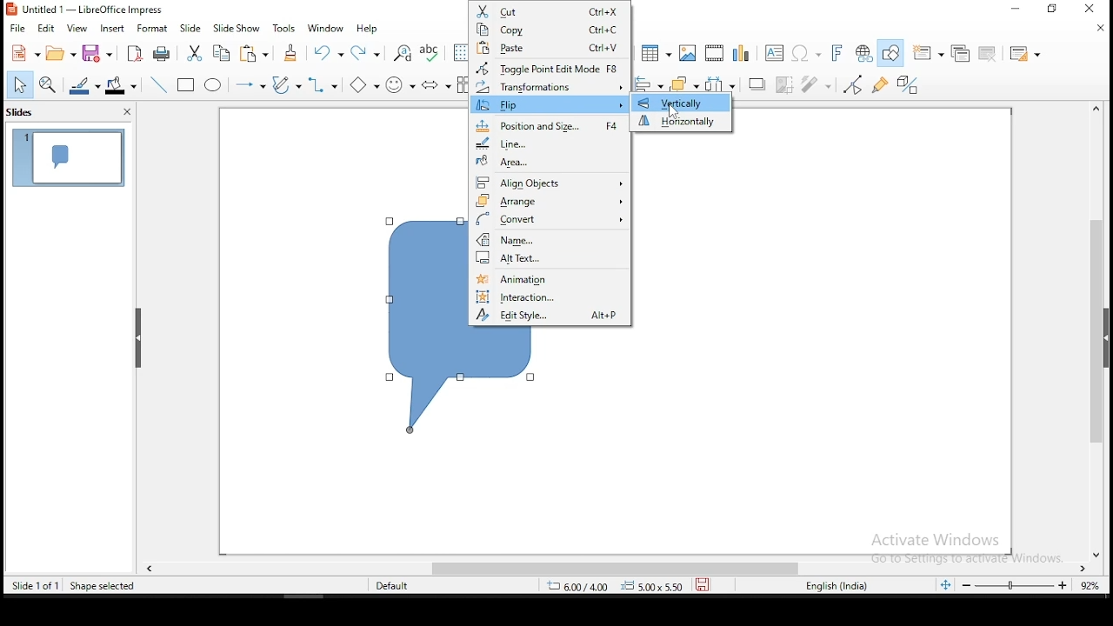 This screenshot has width=1113, height=626. What do you see at coordinates (394, 586) in the screenshot?
I see `default` at bounding box center [394, 586].